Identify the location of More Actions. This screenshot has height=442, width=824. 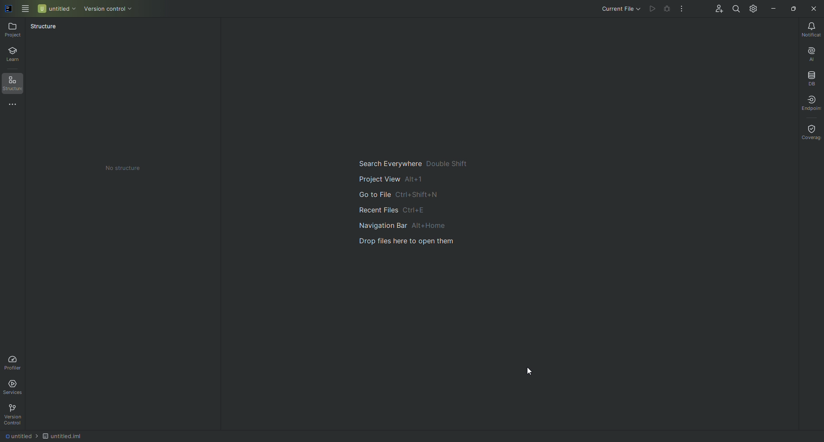
(682, 9).